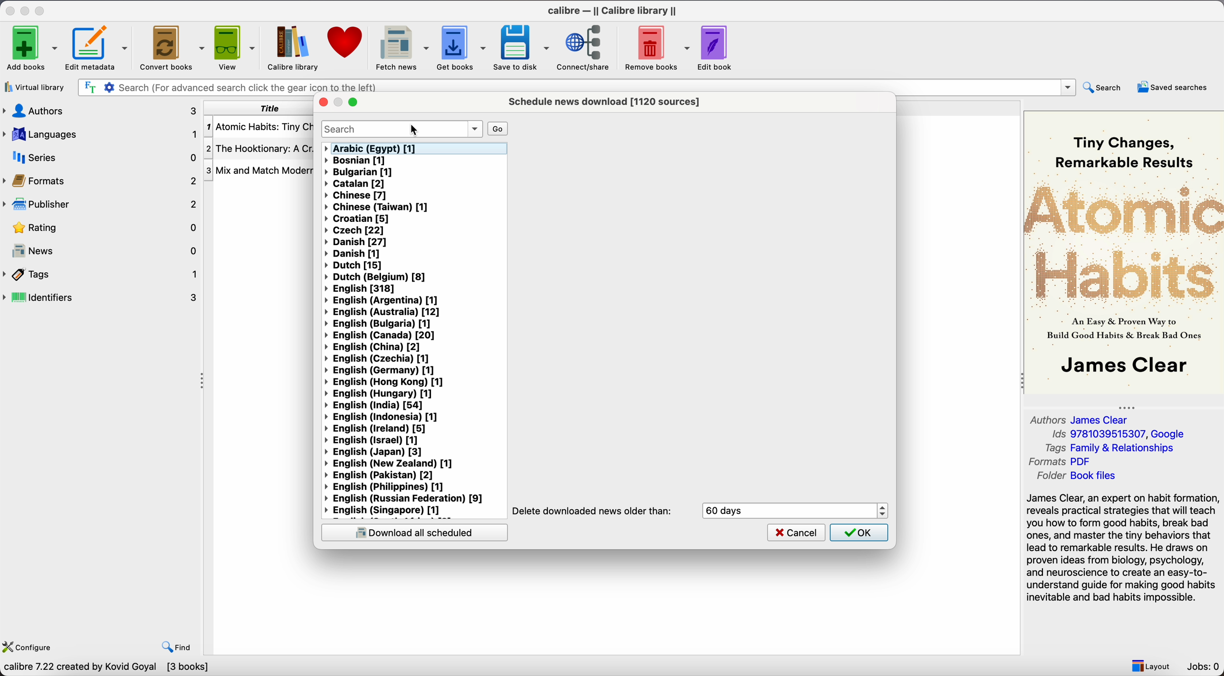 The width and height of the screenshot is (1224, 676). I want to click on The Hooktionary: A Cr..., so click(259, 149).